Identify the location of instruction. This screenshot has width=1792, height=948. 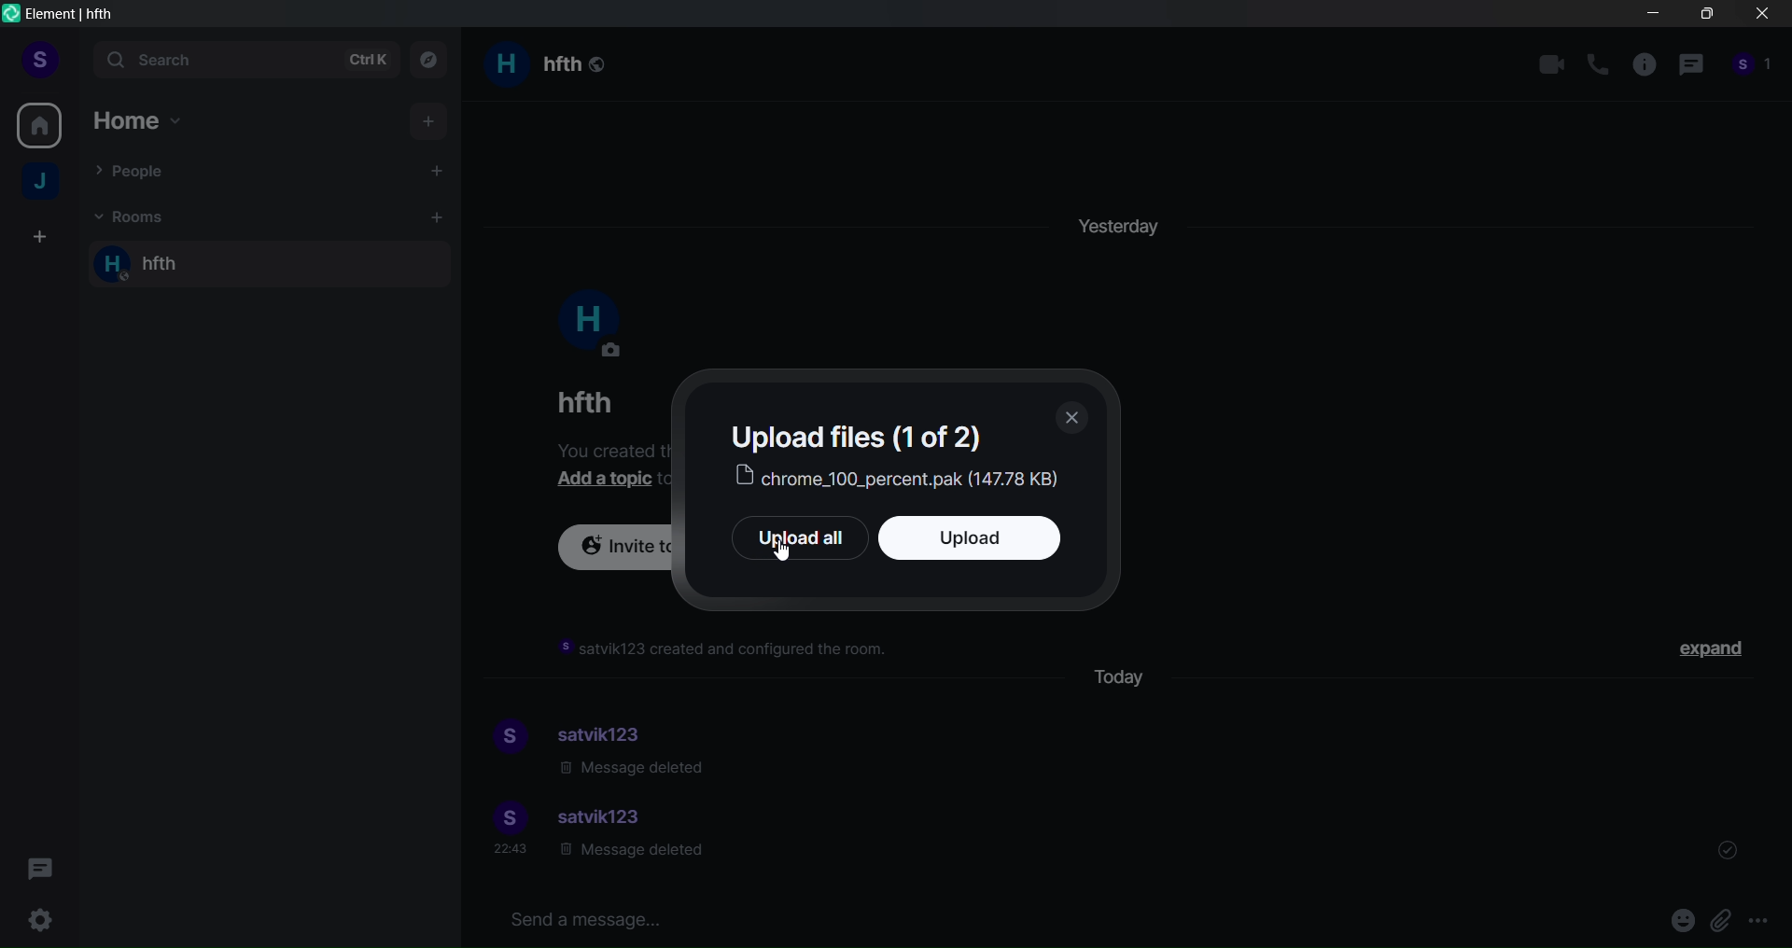
(726, 649).